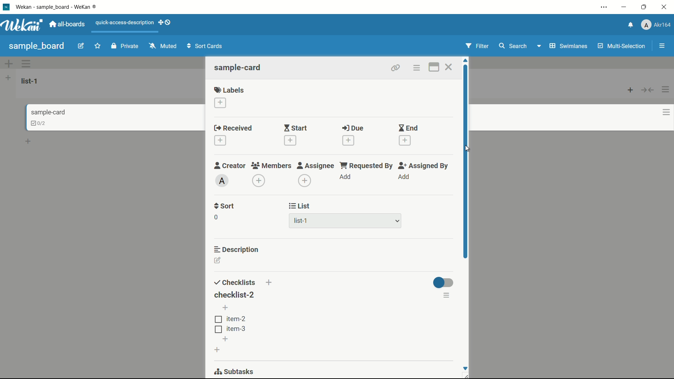 The height and width of the screenshot is (379, 674). Describe the element at coordinates (125, 46) in the screenshot. I see `private` at that location.